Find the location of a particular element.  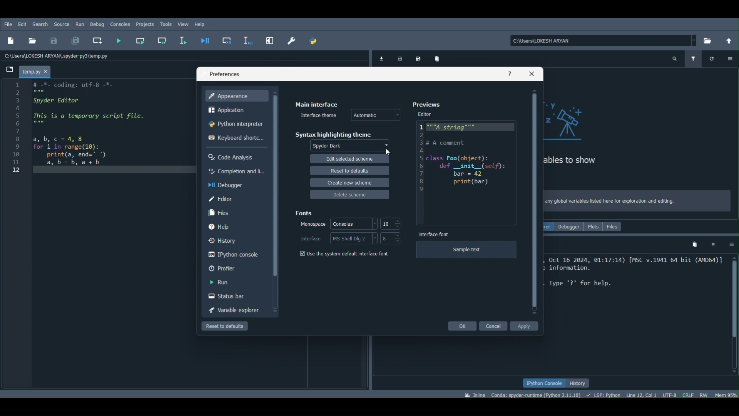

Click to toggle between inline and interactive Matplotlib plotting is located at coordinates (476, 393).